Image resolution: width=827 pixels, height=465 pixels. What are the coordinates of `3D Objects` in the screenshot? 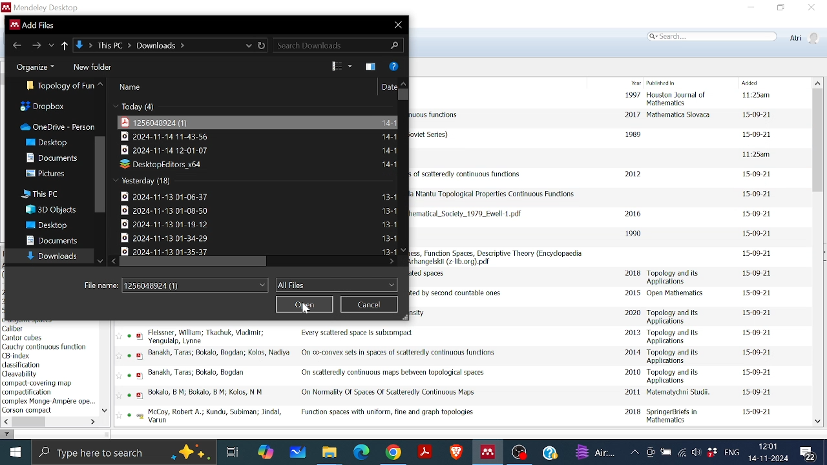 It's located at (52, 210).